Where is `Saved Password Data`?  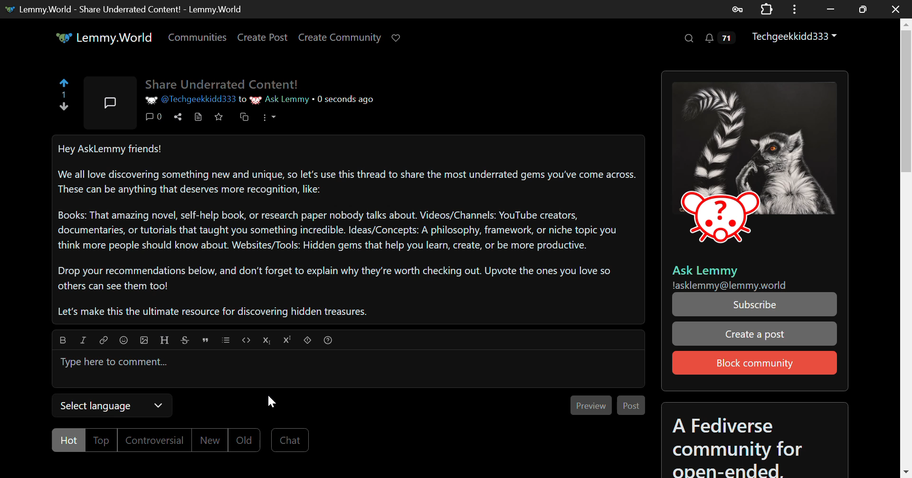
Saved Password Data is located at coordinates (736, 9).